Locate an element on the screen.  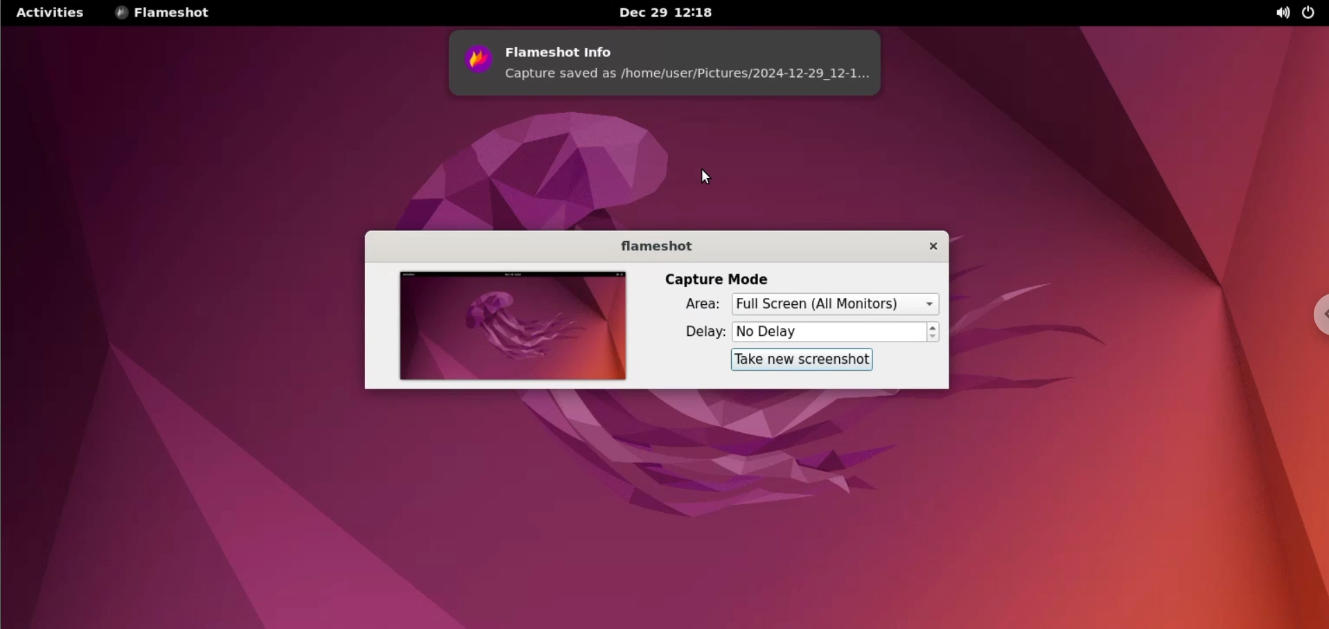
chrome options is located at coordinates (1321, 313).